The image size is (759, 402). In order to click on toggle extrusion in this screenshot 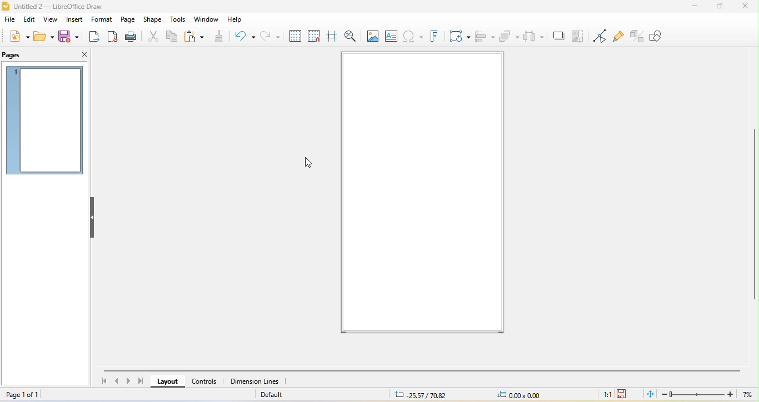, I will do `click(637, 35)`.